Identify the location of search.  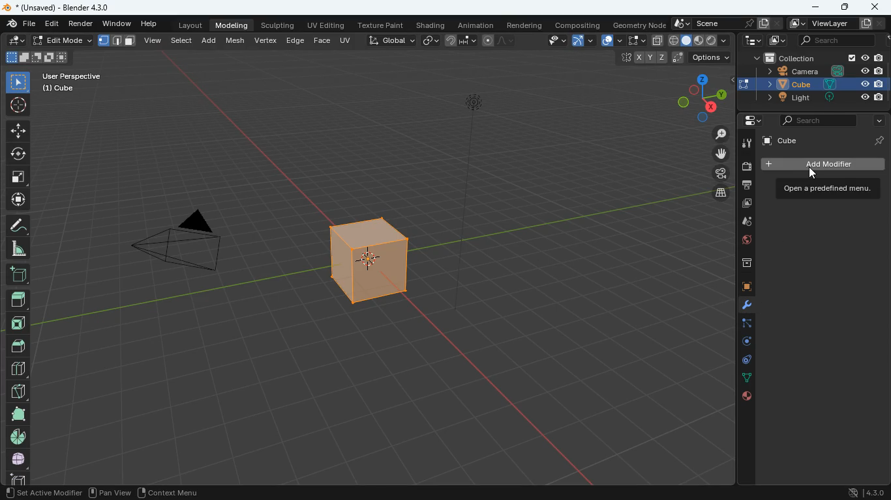
(815, 120).